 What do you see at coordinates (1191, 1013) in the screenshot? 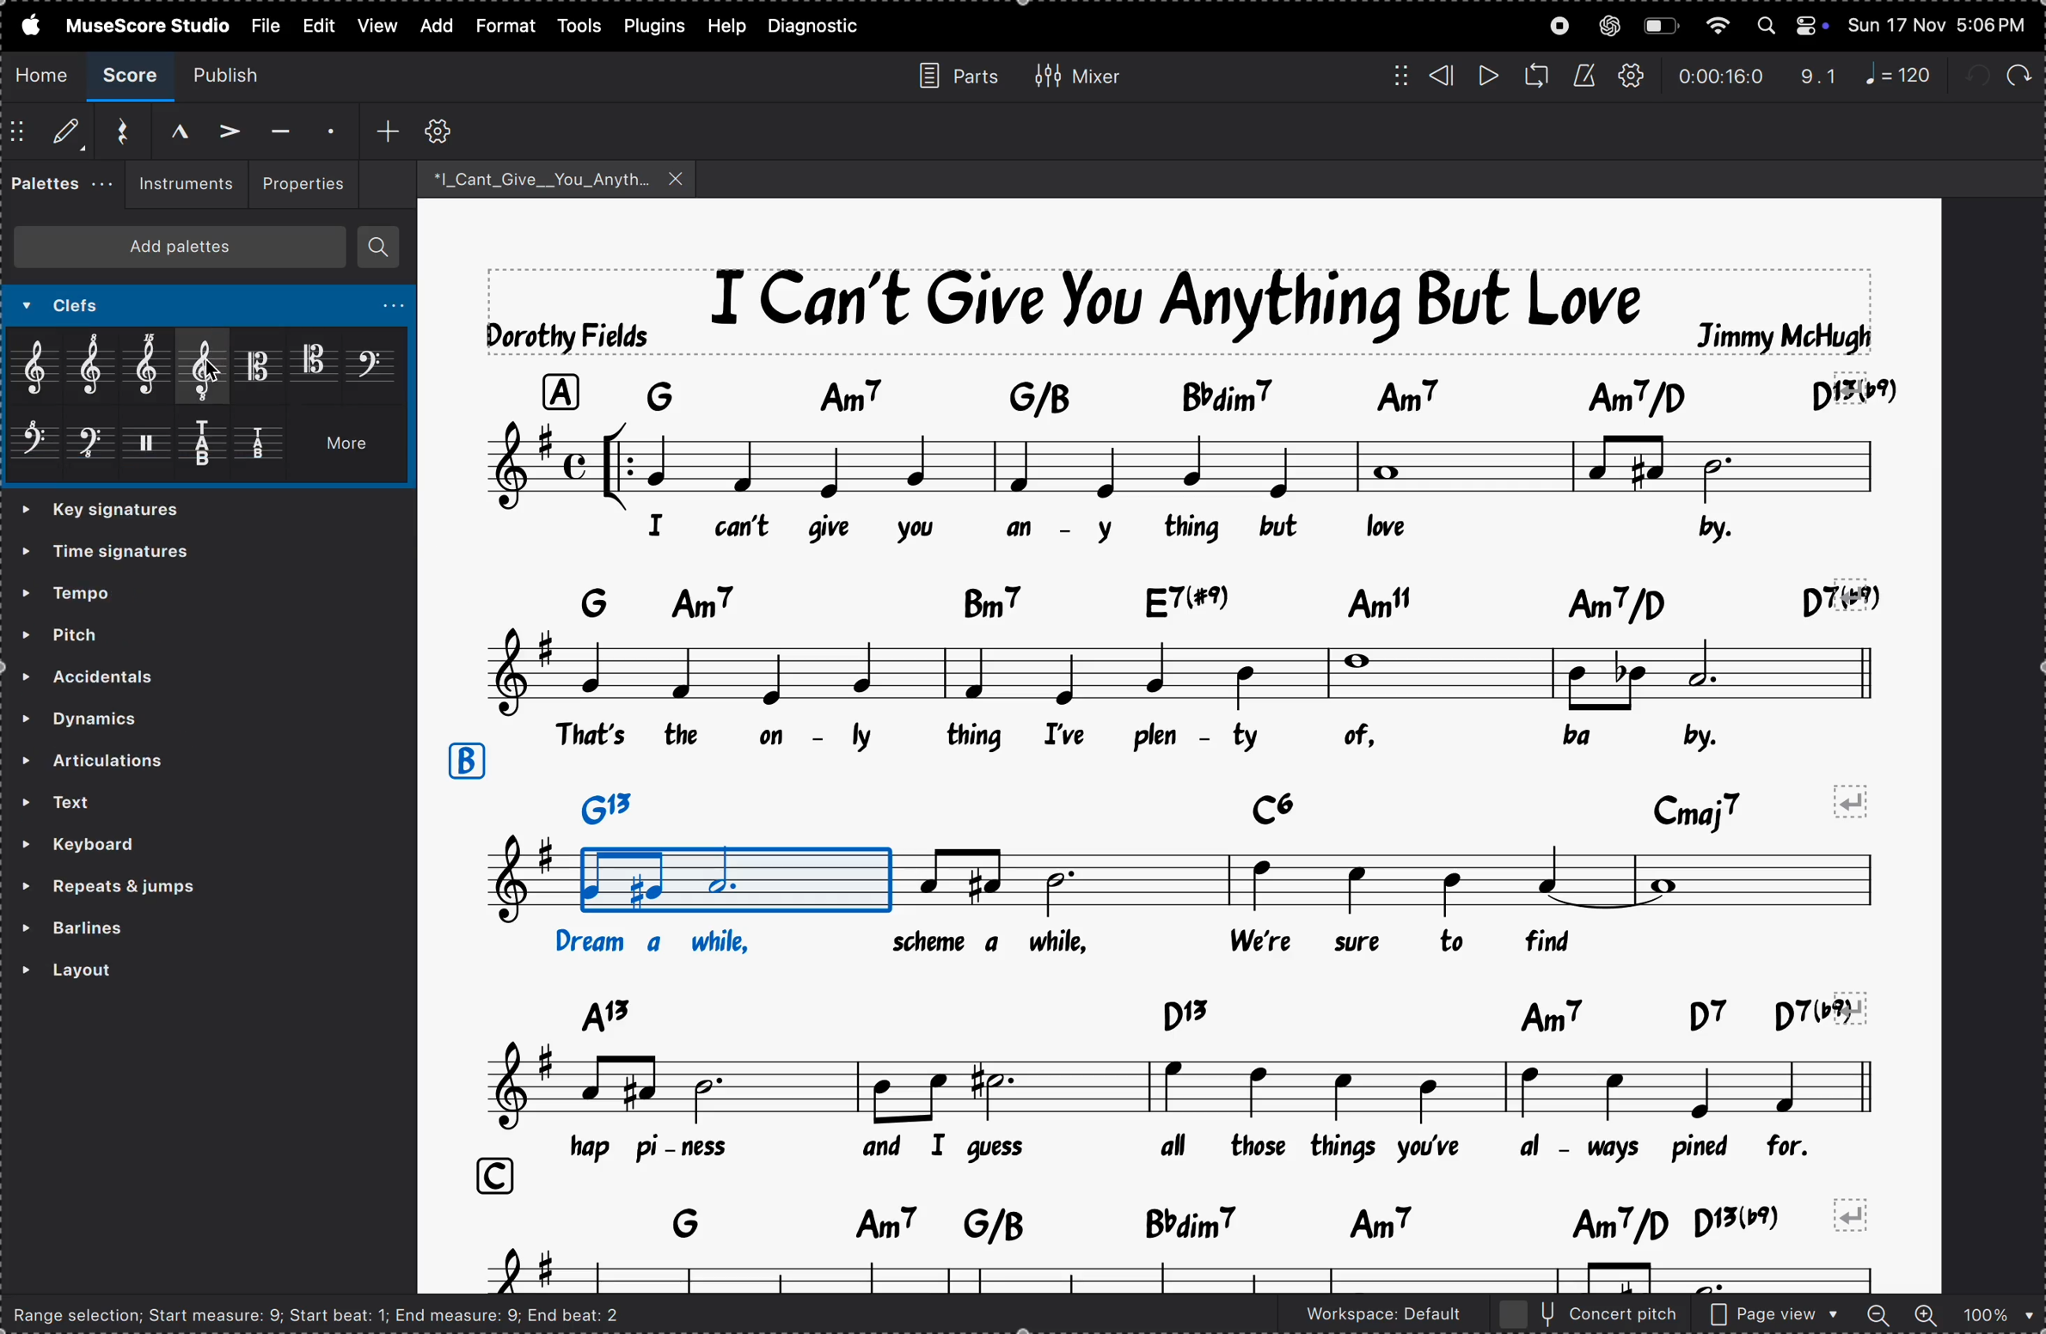
I see `key notes` at bounding box center [1191, 1013].